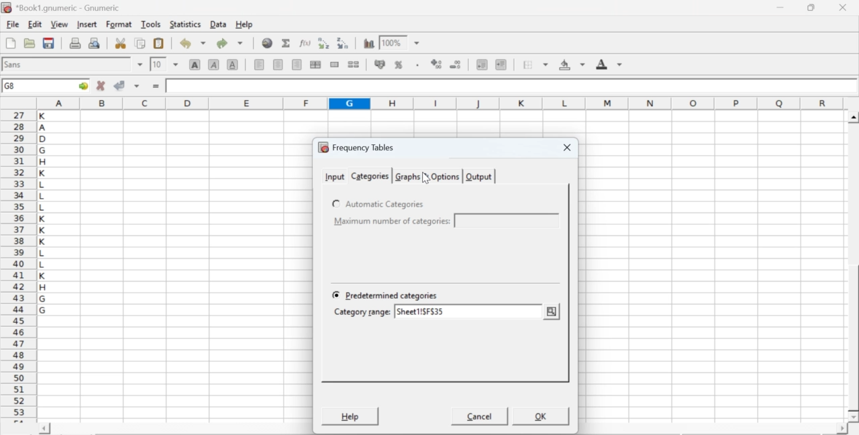 The height and width of the screenshot is (435, 859). I want to click on minimize, so click(781, 7).